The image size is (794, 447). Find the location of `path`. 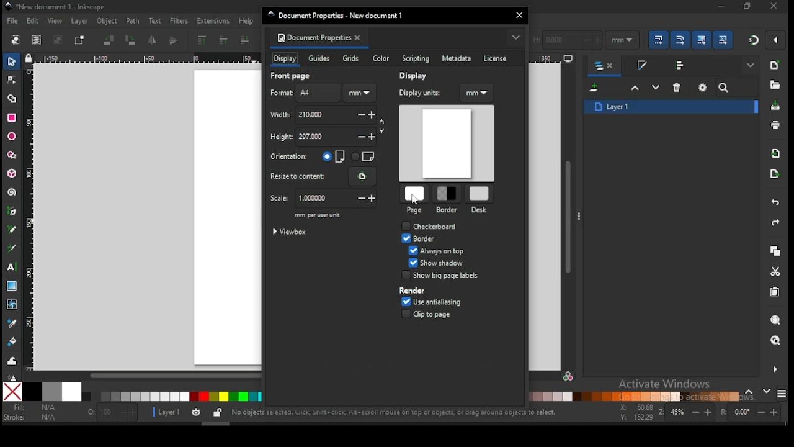

path is located at coordinates (133, 21).